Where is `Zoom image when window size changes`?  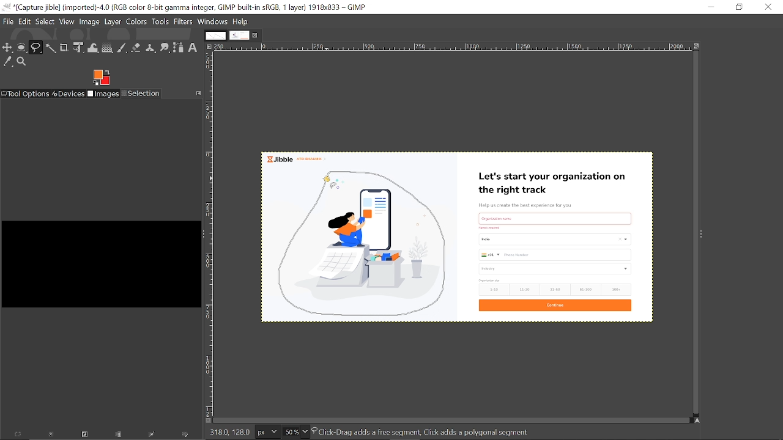 Zoom image when window size changes is located at coordinates (698, 48).